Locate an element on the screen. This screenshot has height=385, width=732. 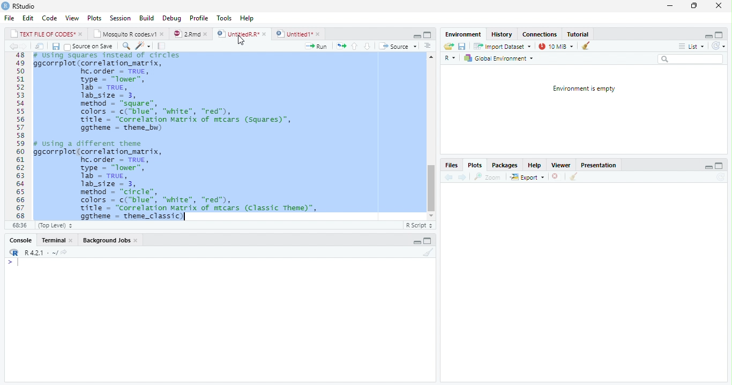
2rmd is located at coordinates (191, 33).